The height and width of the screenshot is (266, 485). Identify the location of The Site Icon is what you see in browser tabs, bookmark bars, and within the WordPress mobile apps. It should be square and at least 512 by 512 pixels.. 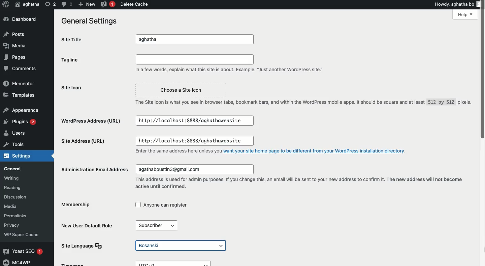
(301, 104).